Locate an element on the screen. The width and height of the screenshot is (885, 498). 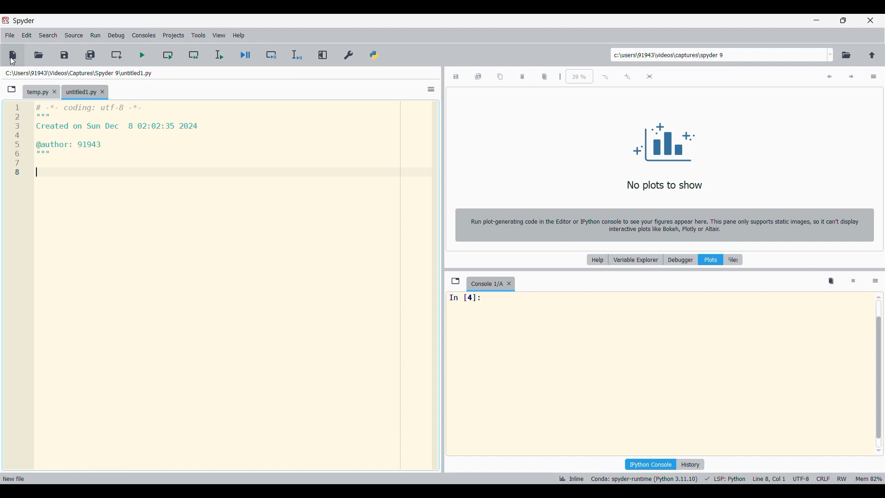
Maximize current pane is located at coordinates (322, 55).